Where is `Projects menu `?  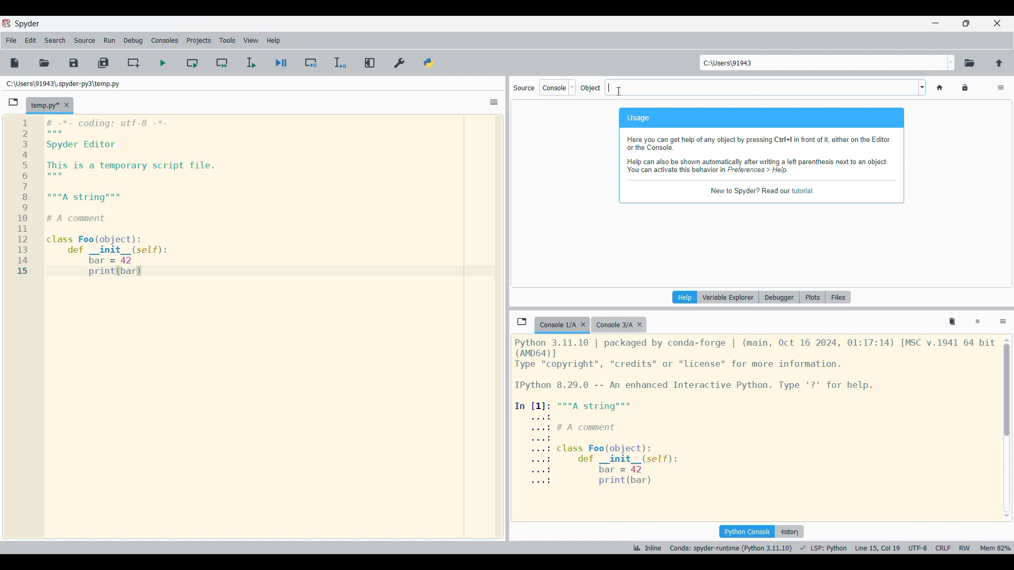
Projects menu  is located at coordinates (199, 41).